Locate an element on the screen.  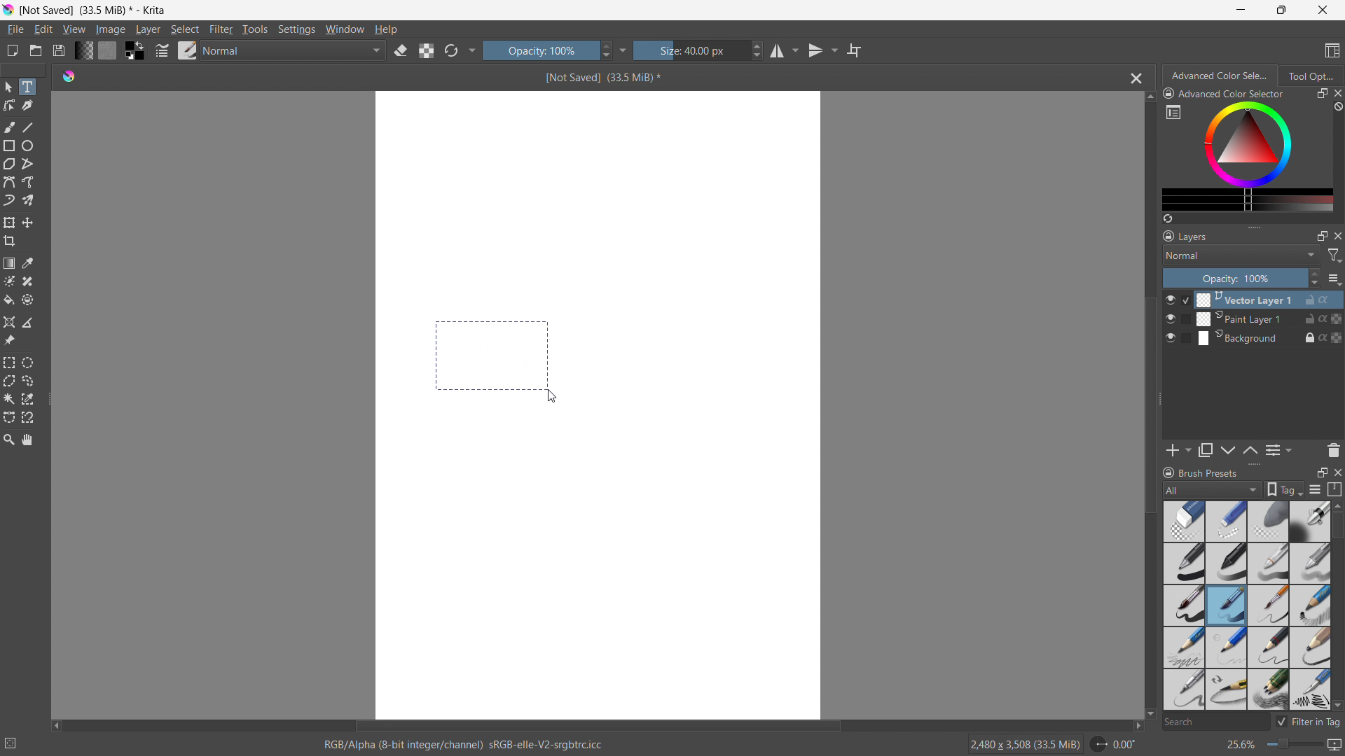
pan tool is located at coordinates (28, 440).